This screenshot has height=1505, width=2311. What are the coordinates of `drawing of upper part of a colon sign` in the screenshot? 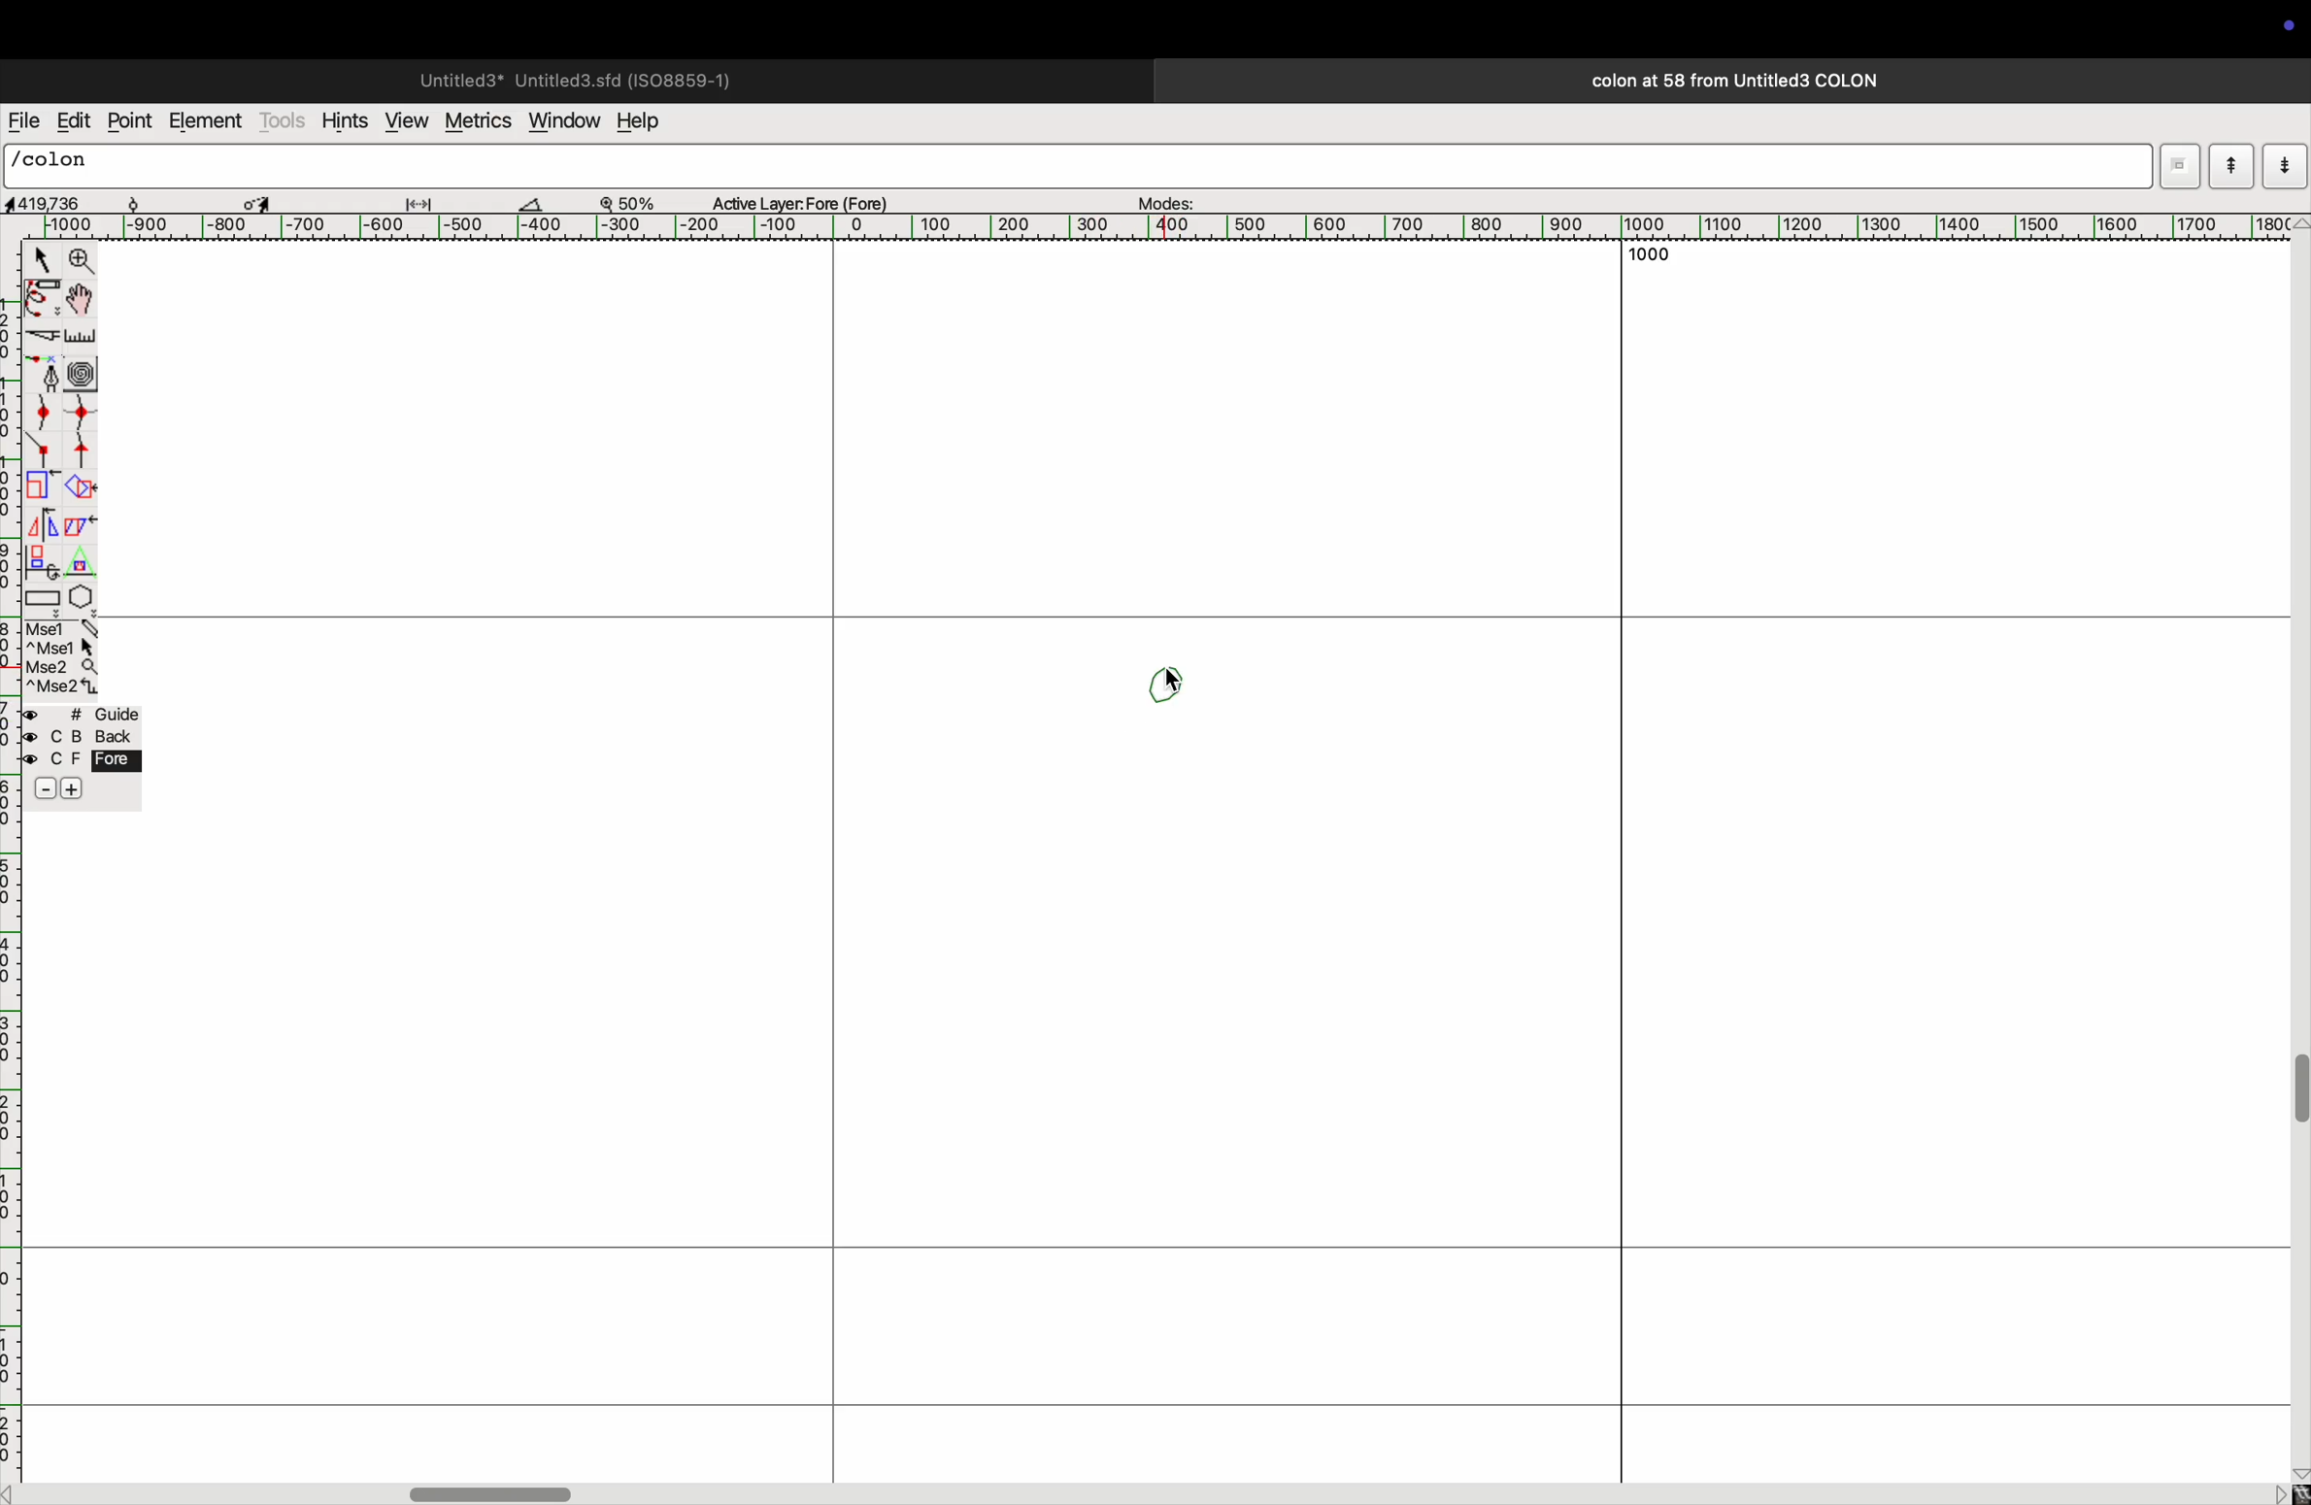 It's located at (1169, 686).